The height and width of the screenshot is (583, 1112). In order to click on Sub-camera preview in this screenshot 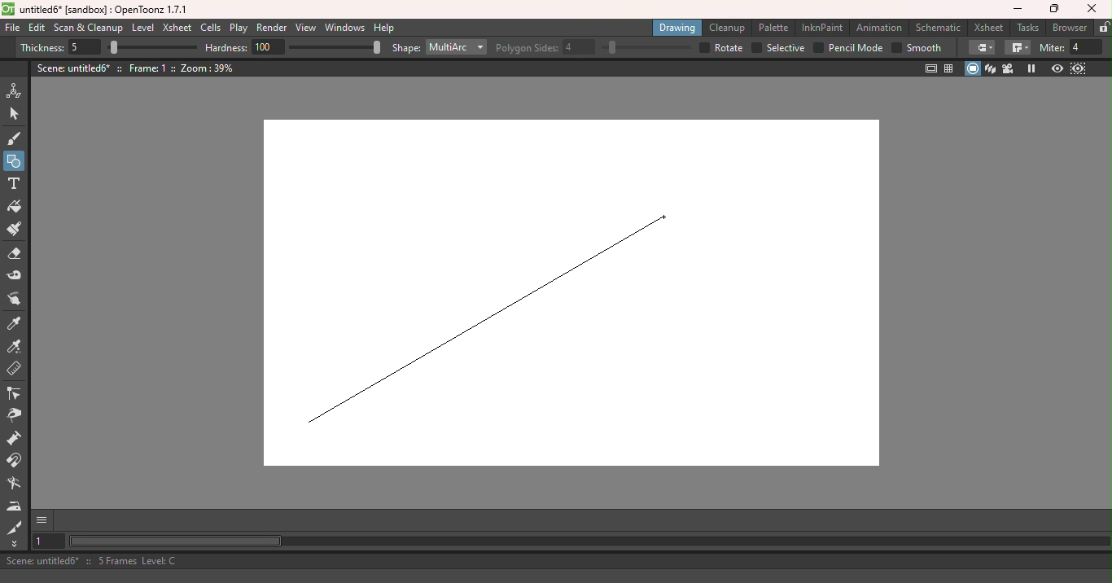, I will do `click(1078, 69)`.